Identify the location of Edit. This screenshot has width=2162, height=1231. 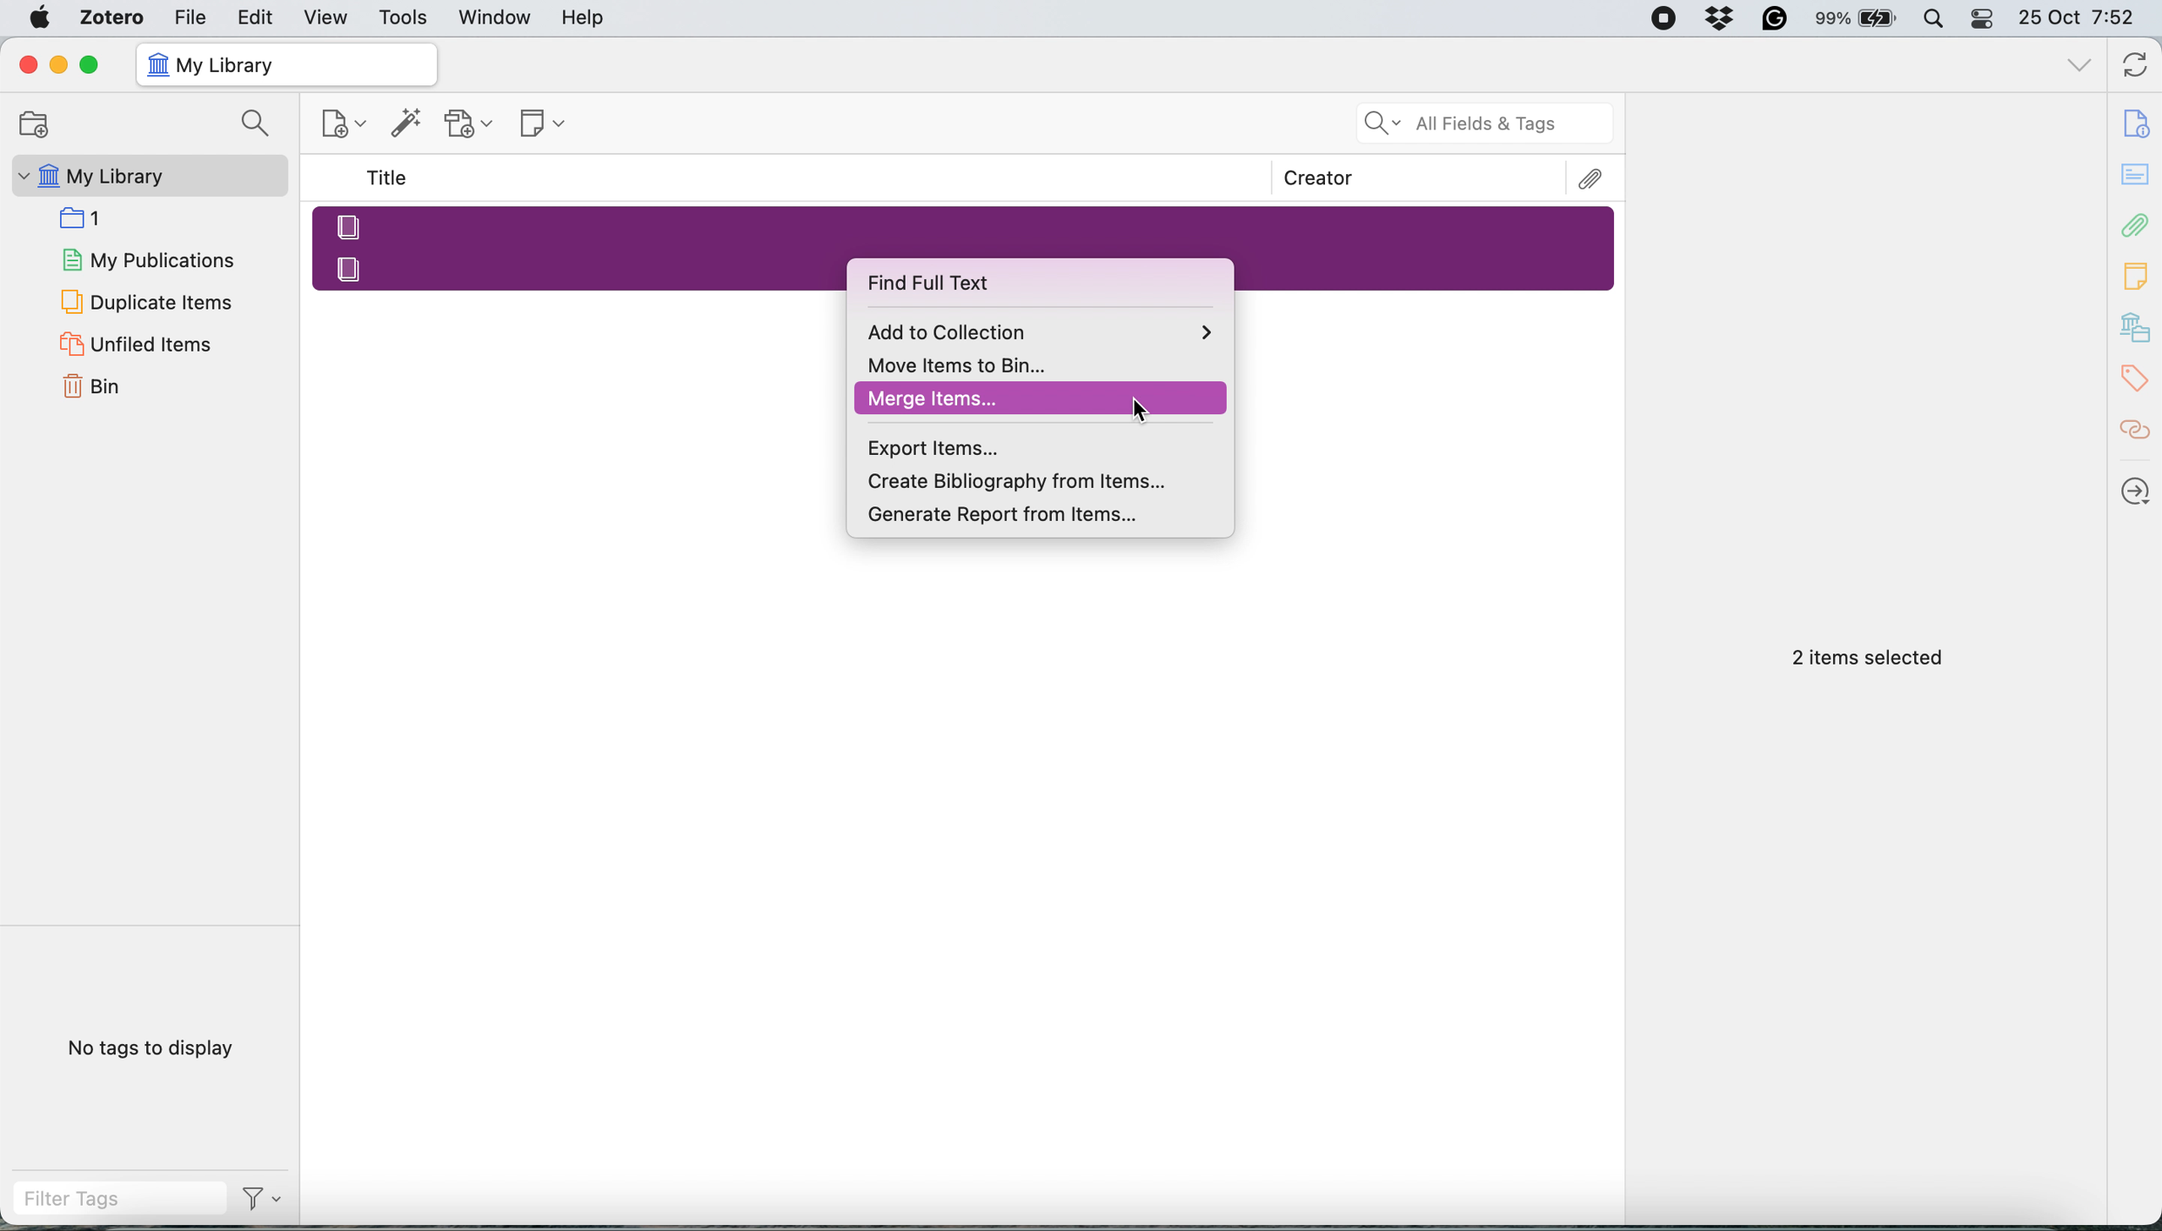
(257, 17).